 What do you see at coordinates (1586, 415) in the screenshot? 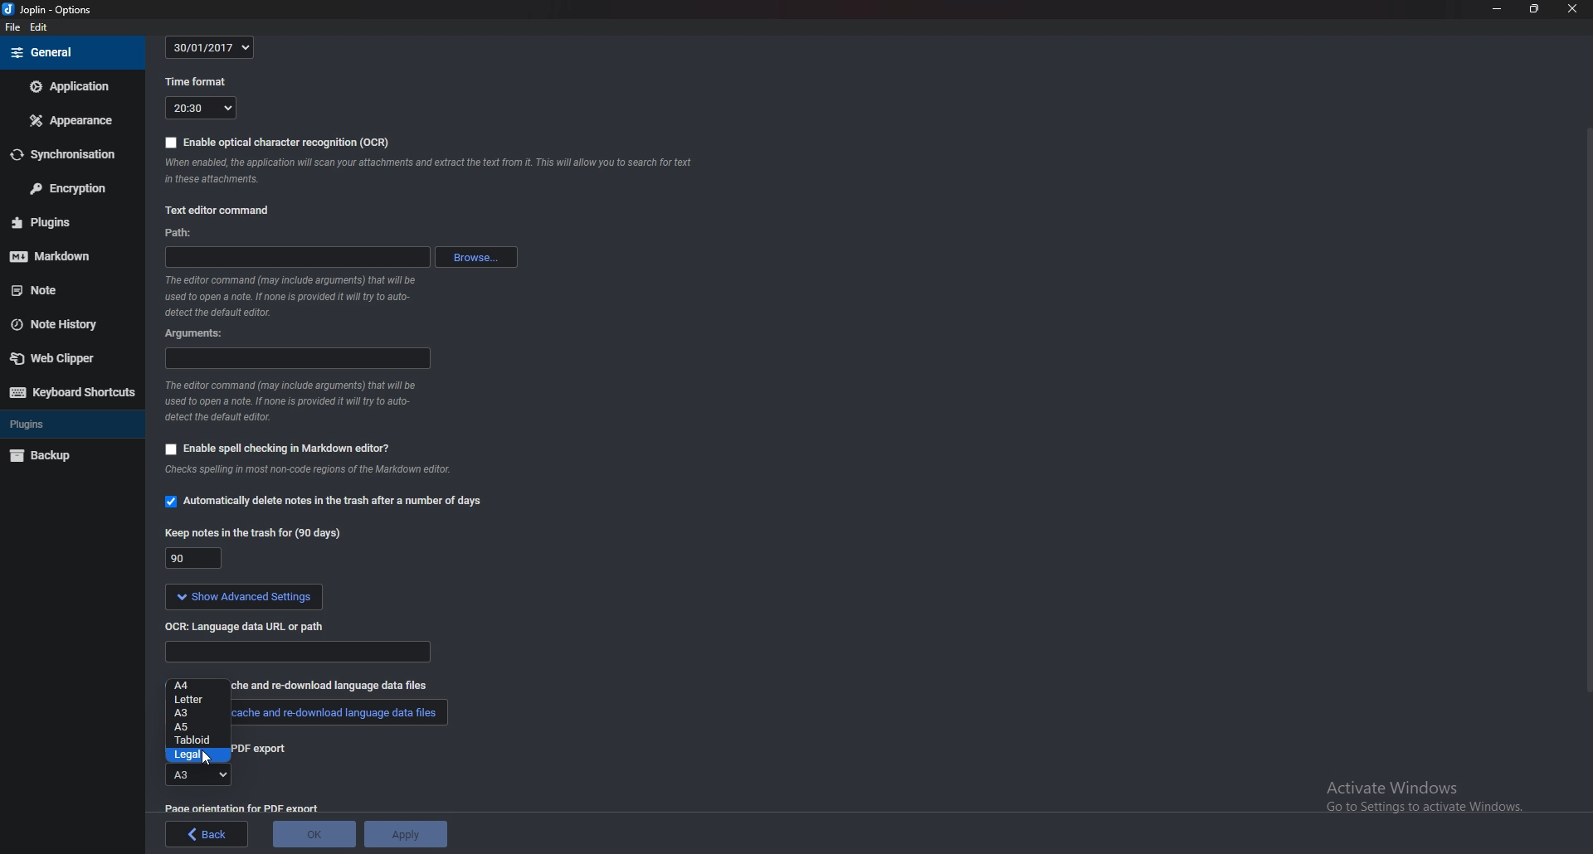
I see `Scroll bar` at bounding box center [1586, 415].